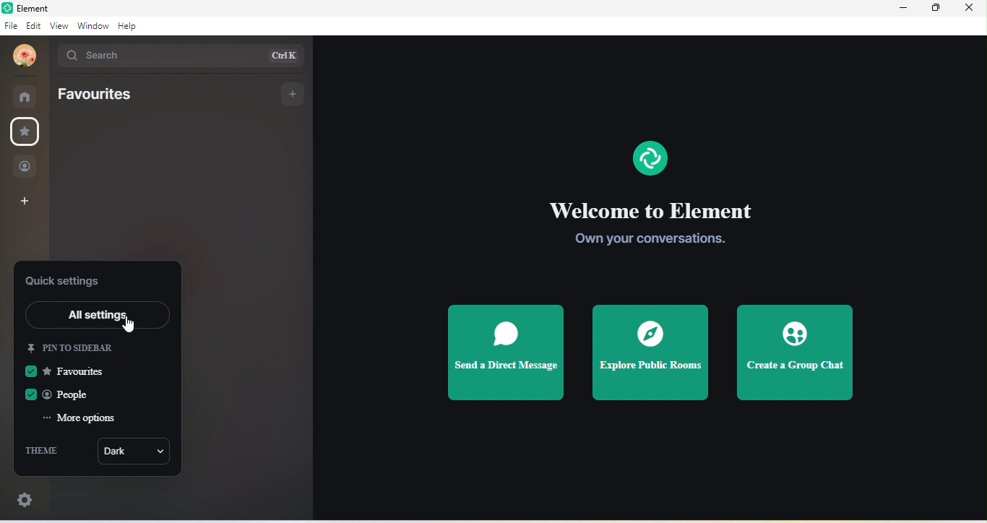  Describe the element at coordinates (132, 452) in the screenshot. I see `dark` at that location.